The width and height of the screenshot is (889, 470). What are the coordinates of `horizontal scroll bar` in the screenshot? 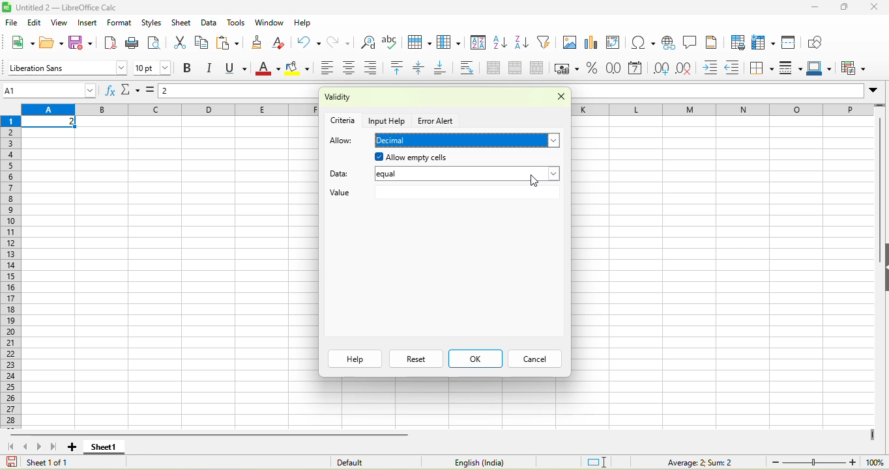 It's located at (211, 434).